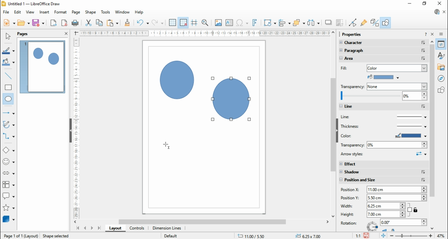 This screenshot has height=239, width=448. What do you see at coordinates (75, 23) in the screenshot?
I see `print` at bounding box center [75, 23].